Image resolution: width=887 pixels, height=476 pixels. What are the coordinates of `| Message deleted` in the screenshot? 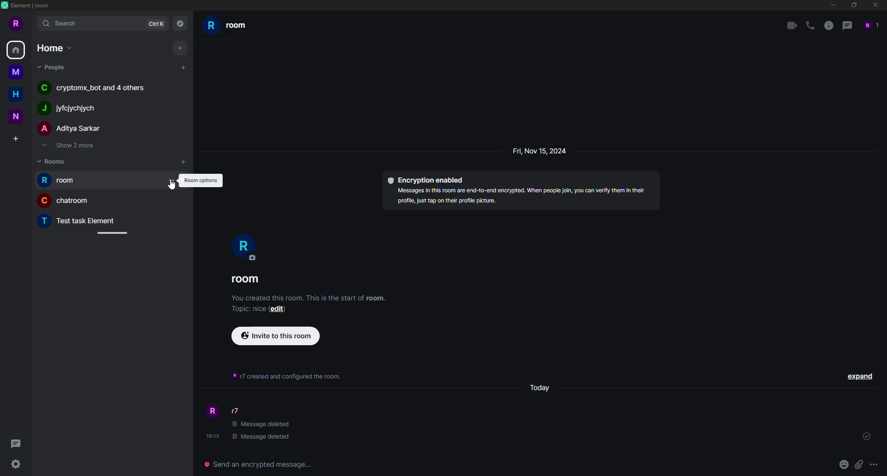 It's located at (262, 438).